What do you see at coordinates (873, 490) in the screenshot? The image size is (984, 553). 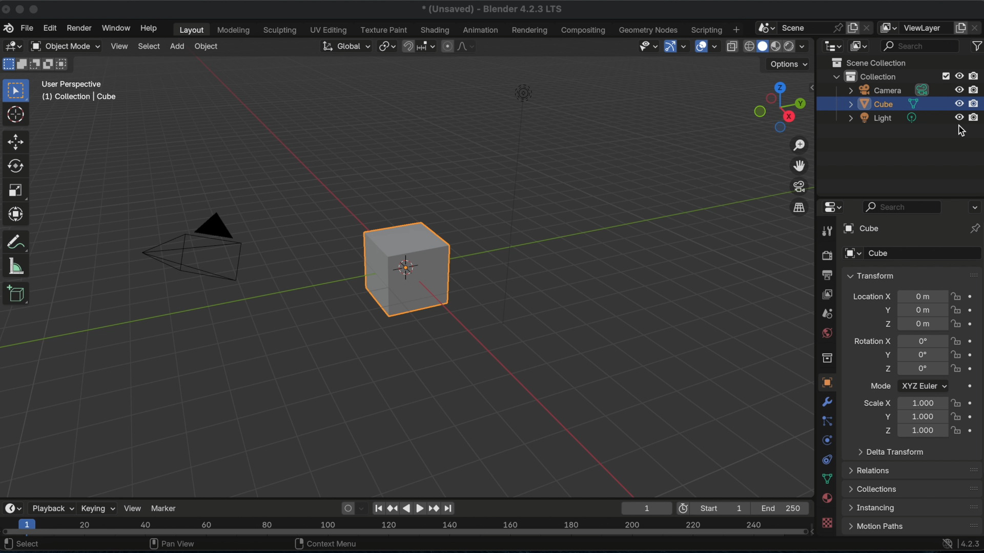 I see `collections` at bounding box center [873, 490].